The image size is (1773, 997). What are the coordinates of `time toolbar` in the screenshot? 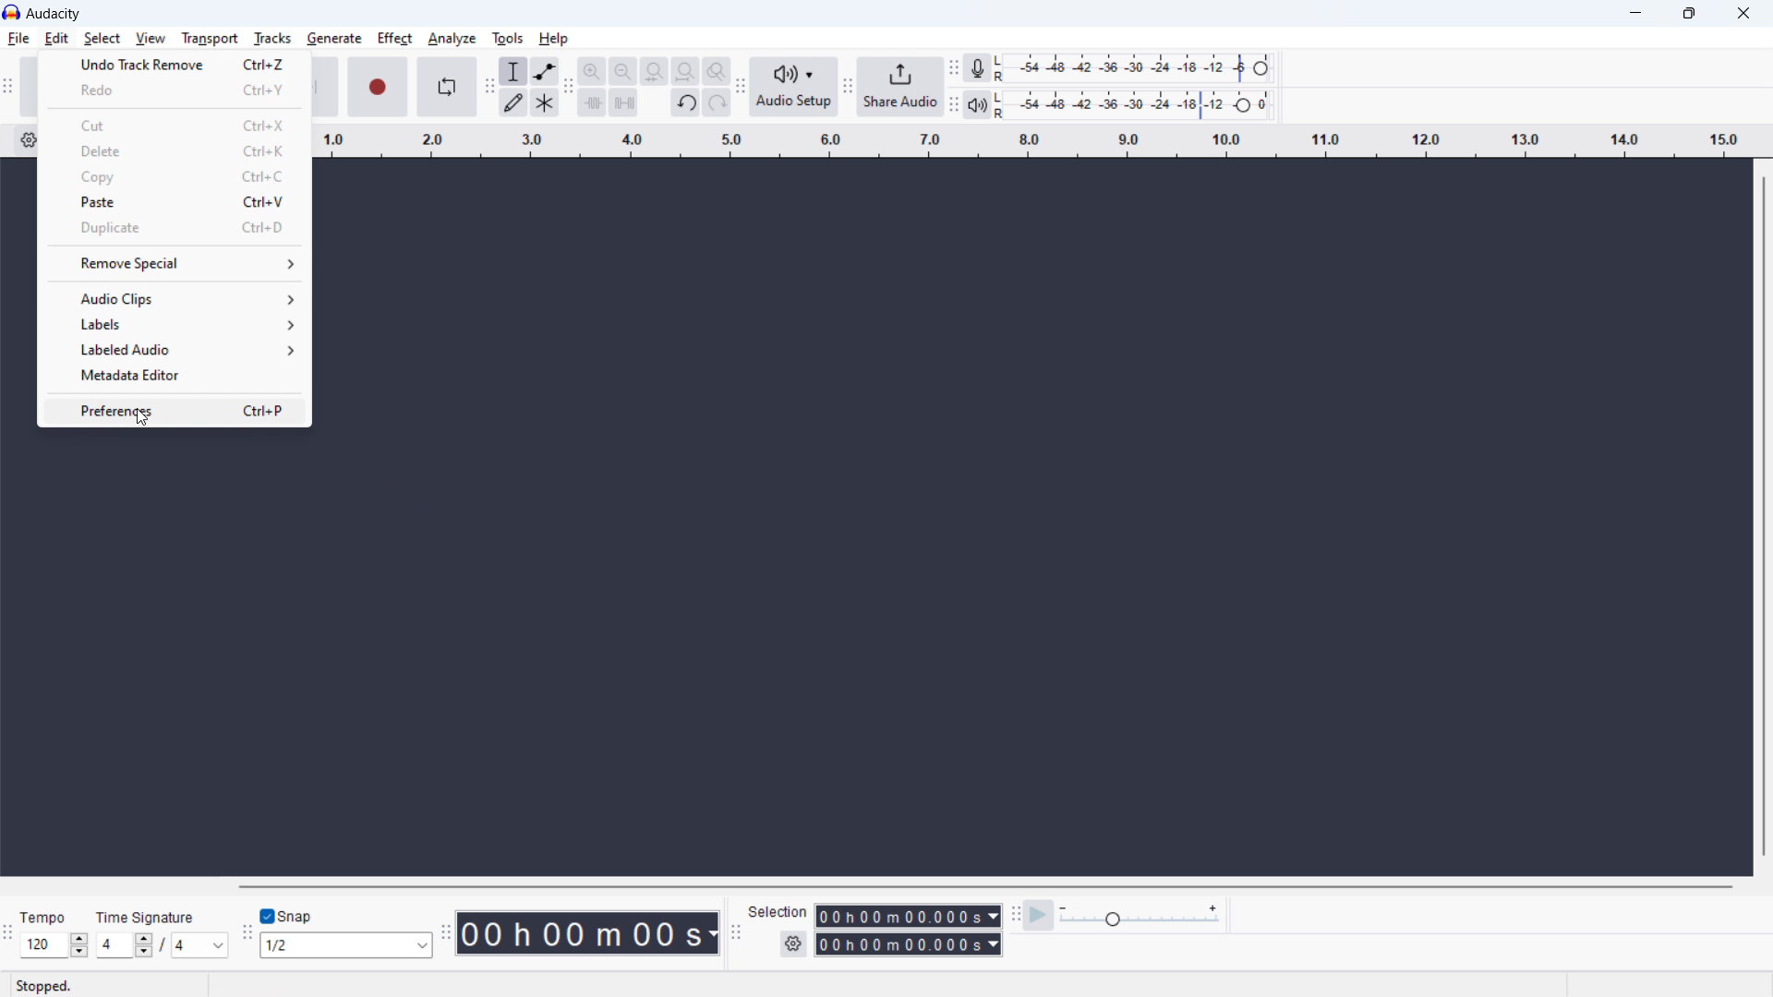 It's located at (446, 934).